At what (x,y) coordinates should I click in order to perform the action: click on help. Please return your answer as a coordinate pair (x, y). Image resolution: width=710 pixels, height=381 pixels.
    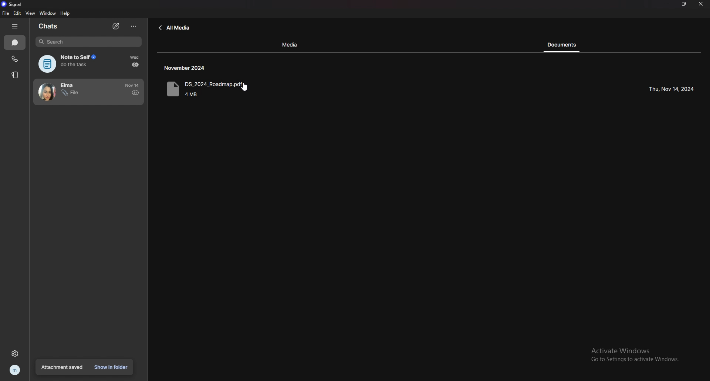
    Looking at the image, I should click on (65, 14).